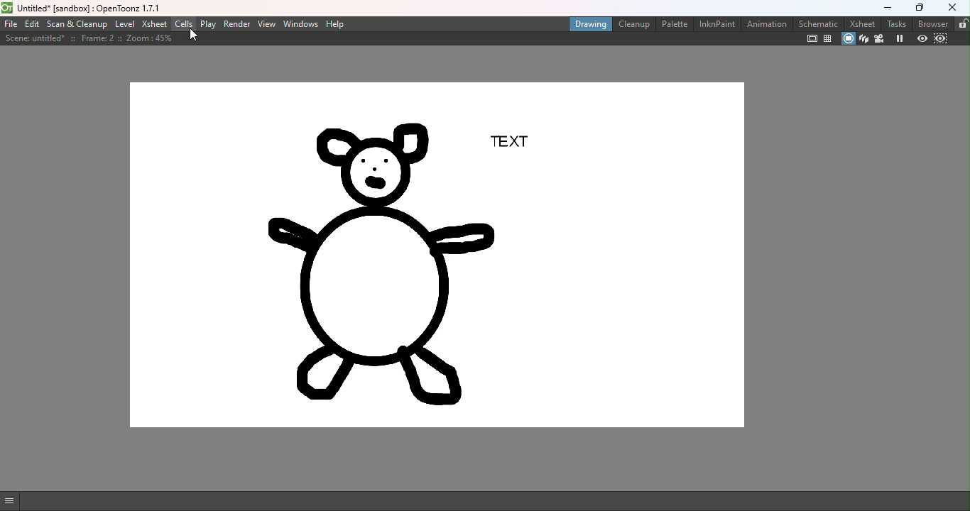 The height and width of the screenshot is (511, 970). What do you see at coordinates (860, 23) in the screenshot?
I see `Xsheet` at bounding box center [860, 23].